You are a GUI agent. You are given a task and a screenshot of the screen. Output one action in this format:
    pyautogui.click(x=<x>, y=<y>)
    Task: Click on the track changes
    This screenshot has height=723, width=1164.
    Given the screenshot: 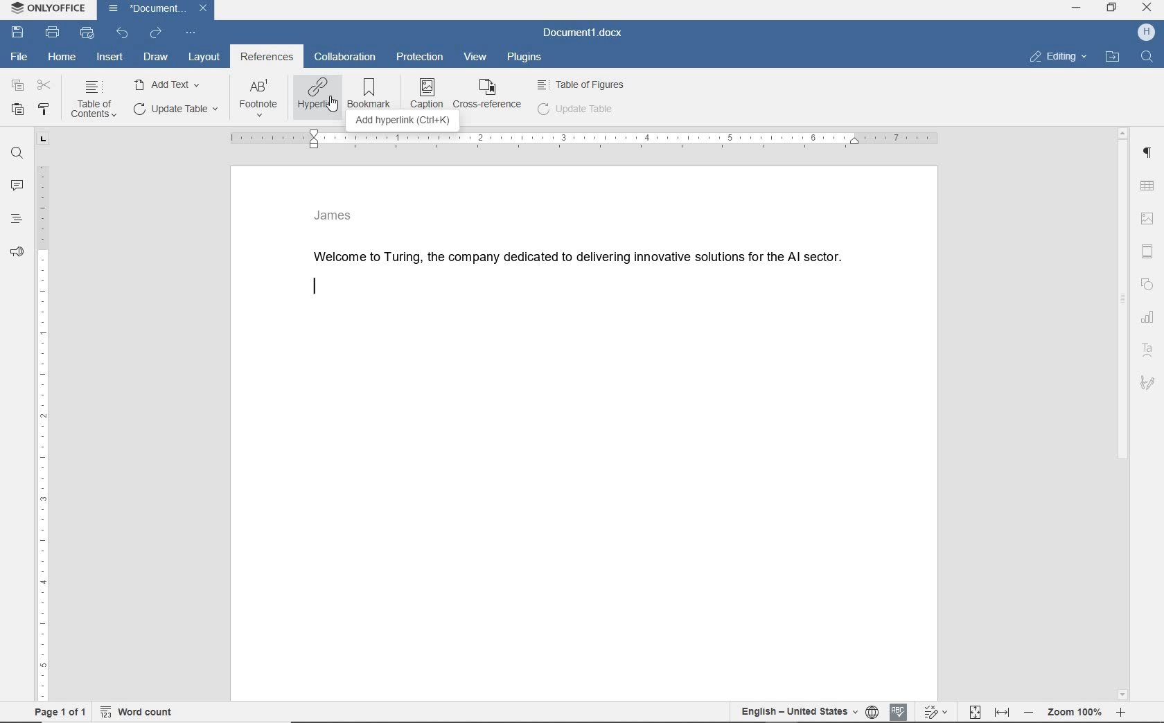 What is the action you would take?
    pyautogui.click(x=937, y=712)
    